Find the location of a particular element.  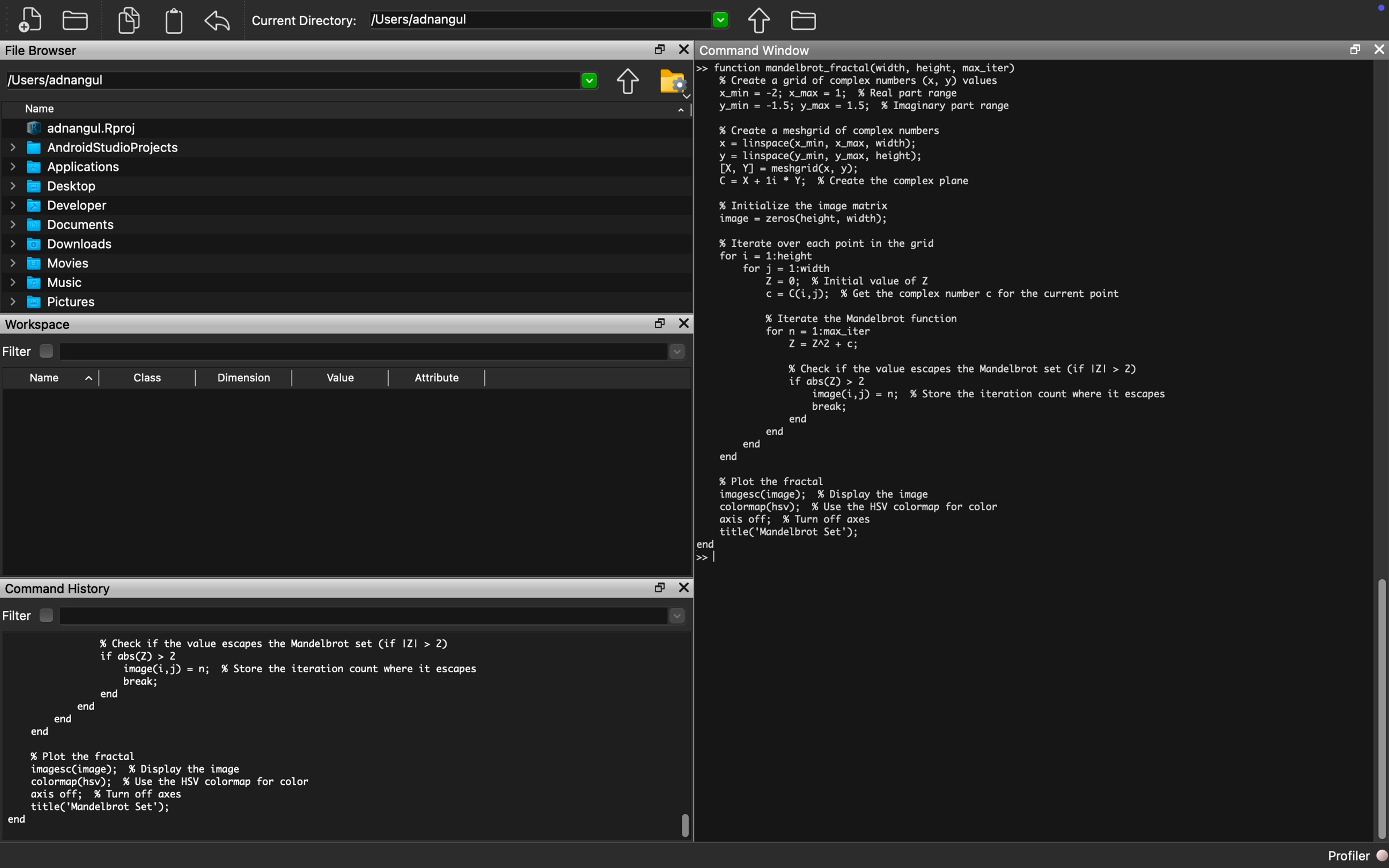

Documents is located at coordinates (63, 226).